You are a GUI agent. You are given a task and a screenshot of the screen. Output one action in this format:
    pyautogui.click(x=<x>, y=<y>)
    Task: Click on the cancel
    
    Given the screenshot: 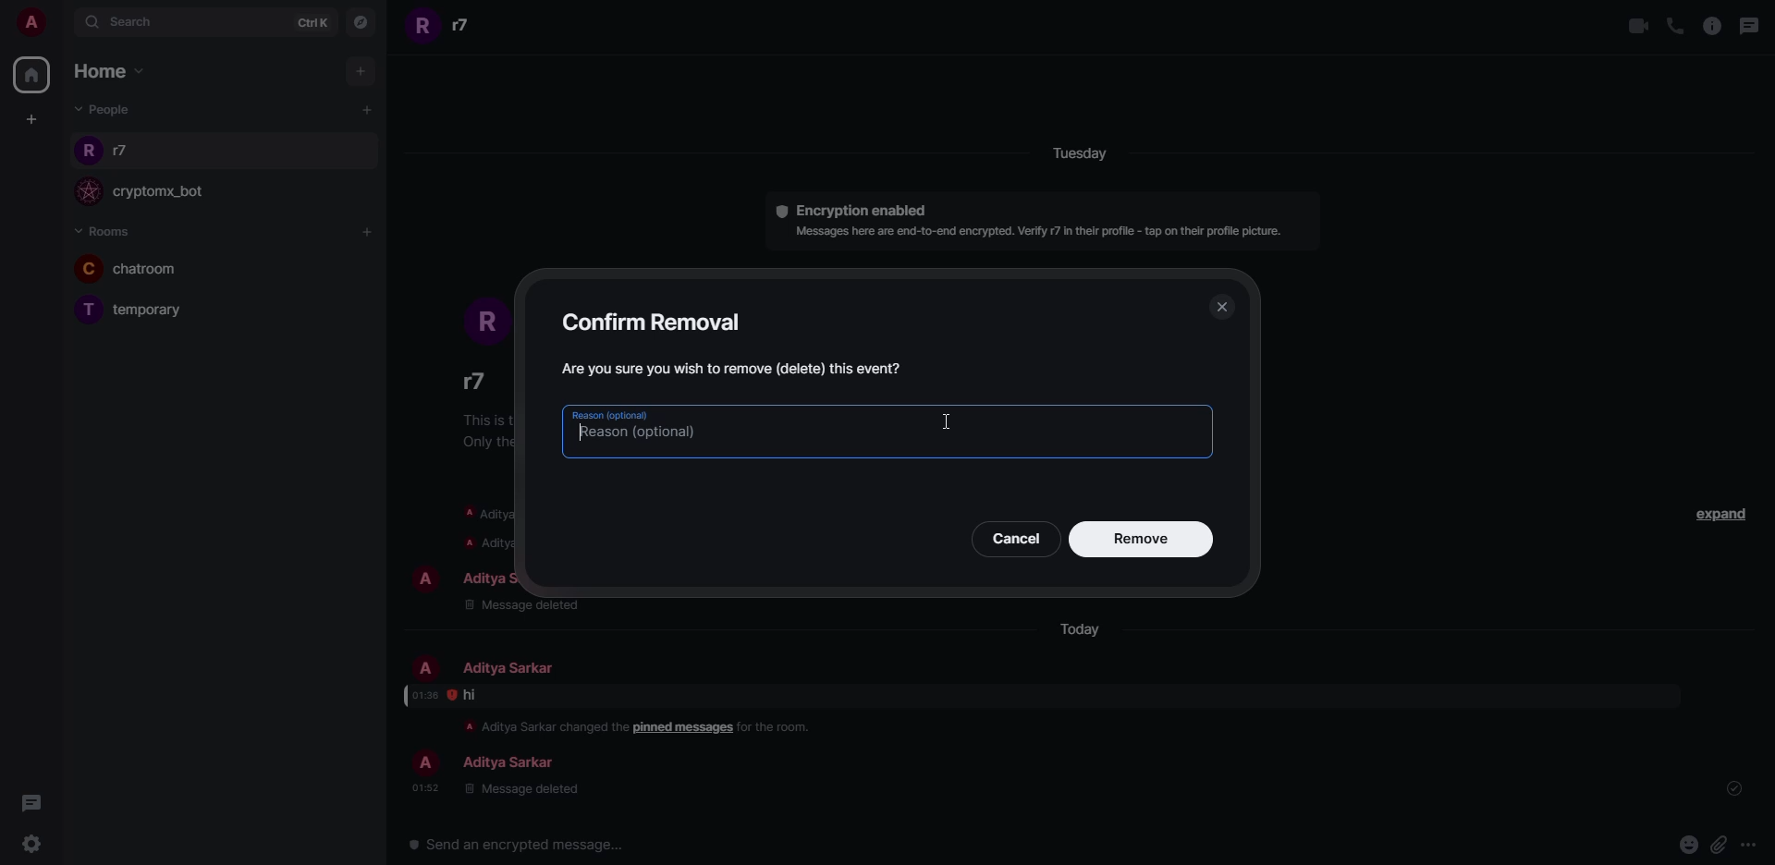 What is the action you would take?
    pyautogui.click(x=1016, y=537)
    